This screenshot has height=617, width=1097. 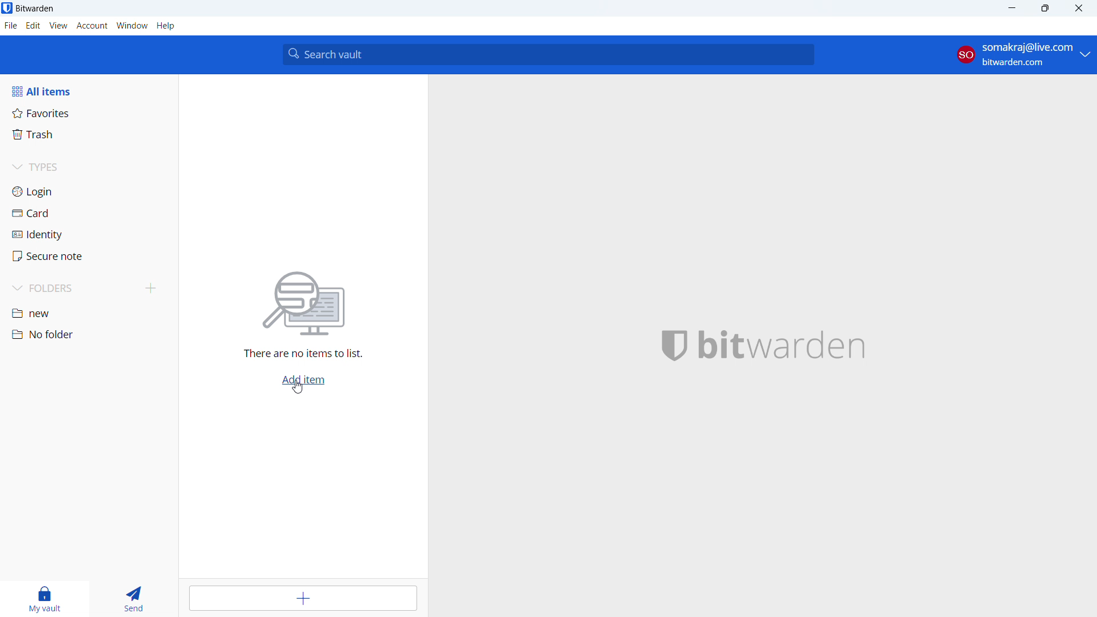 I want to click on there are no items to list , so click(x=299, y=355).